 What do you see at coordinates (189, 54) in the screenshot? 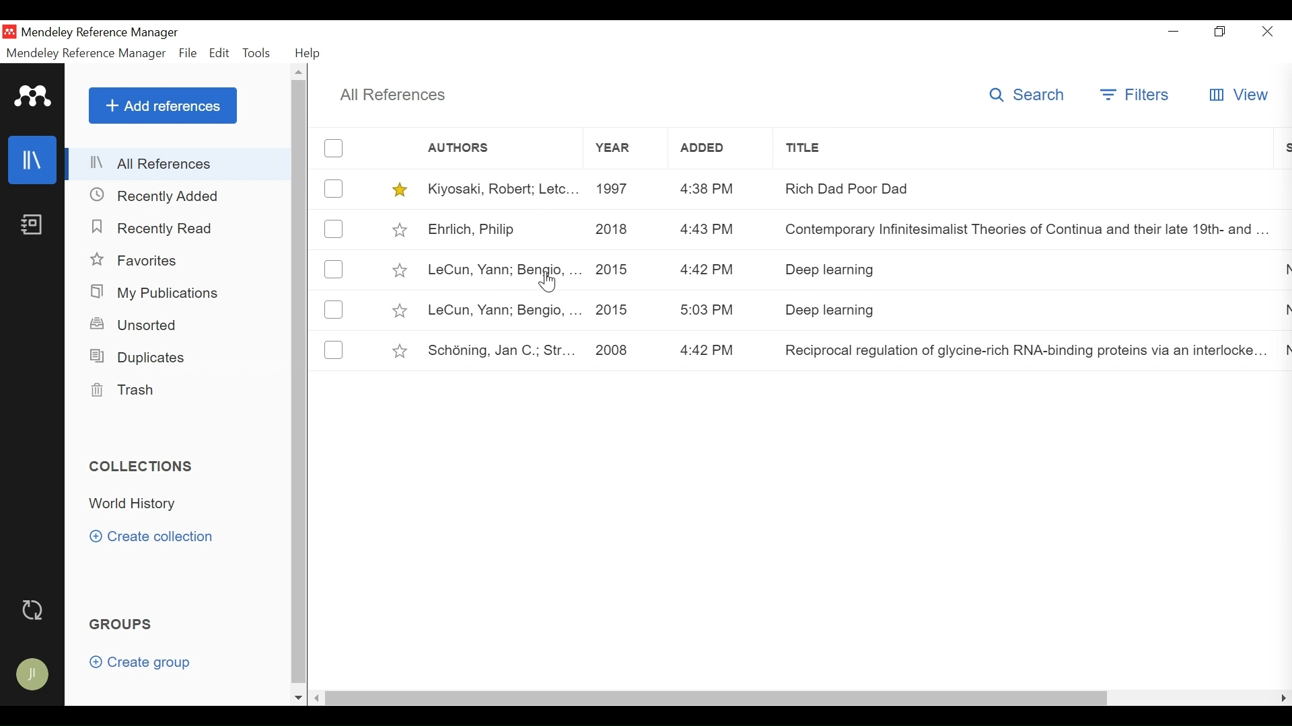
I see `File` at bounding box center [189, 54].